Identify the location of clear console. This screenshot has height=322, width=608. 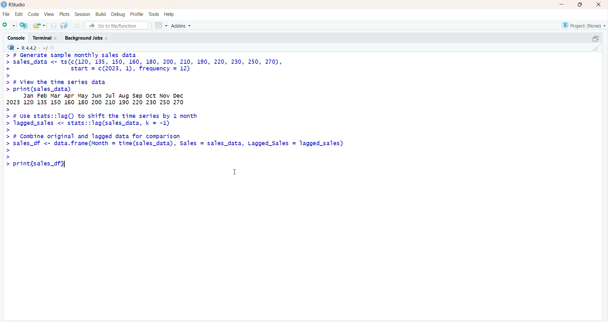
(596, 48).